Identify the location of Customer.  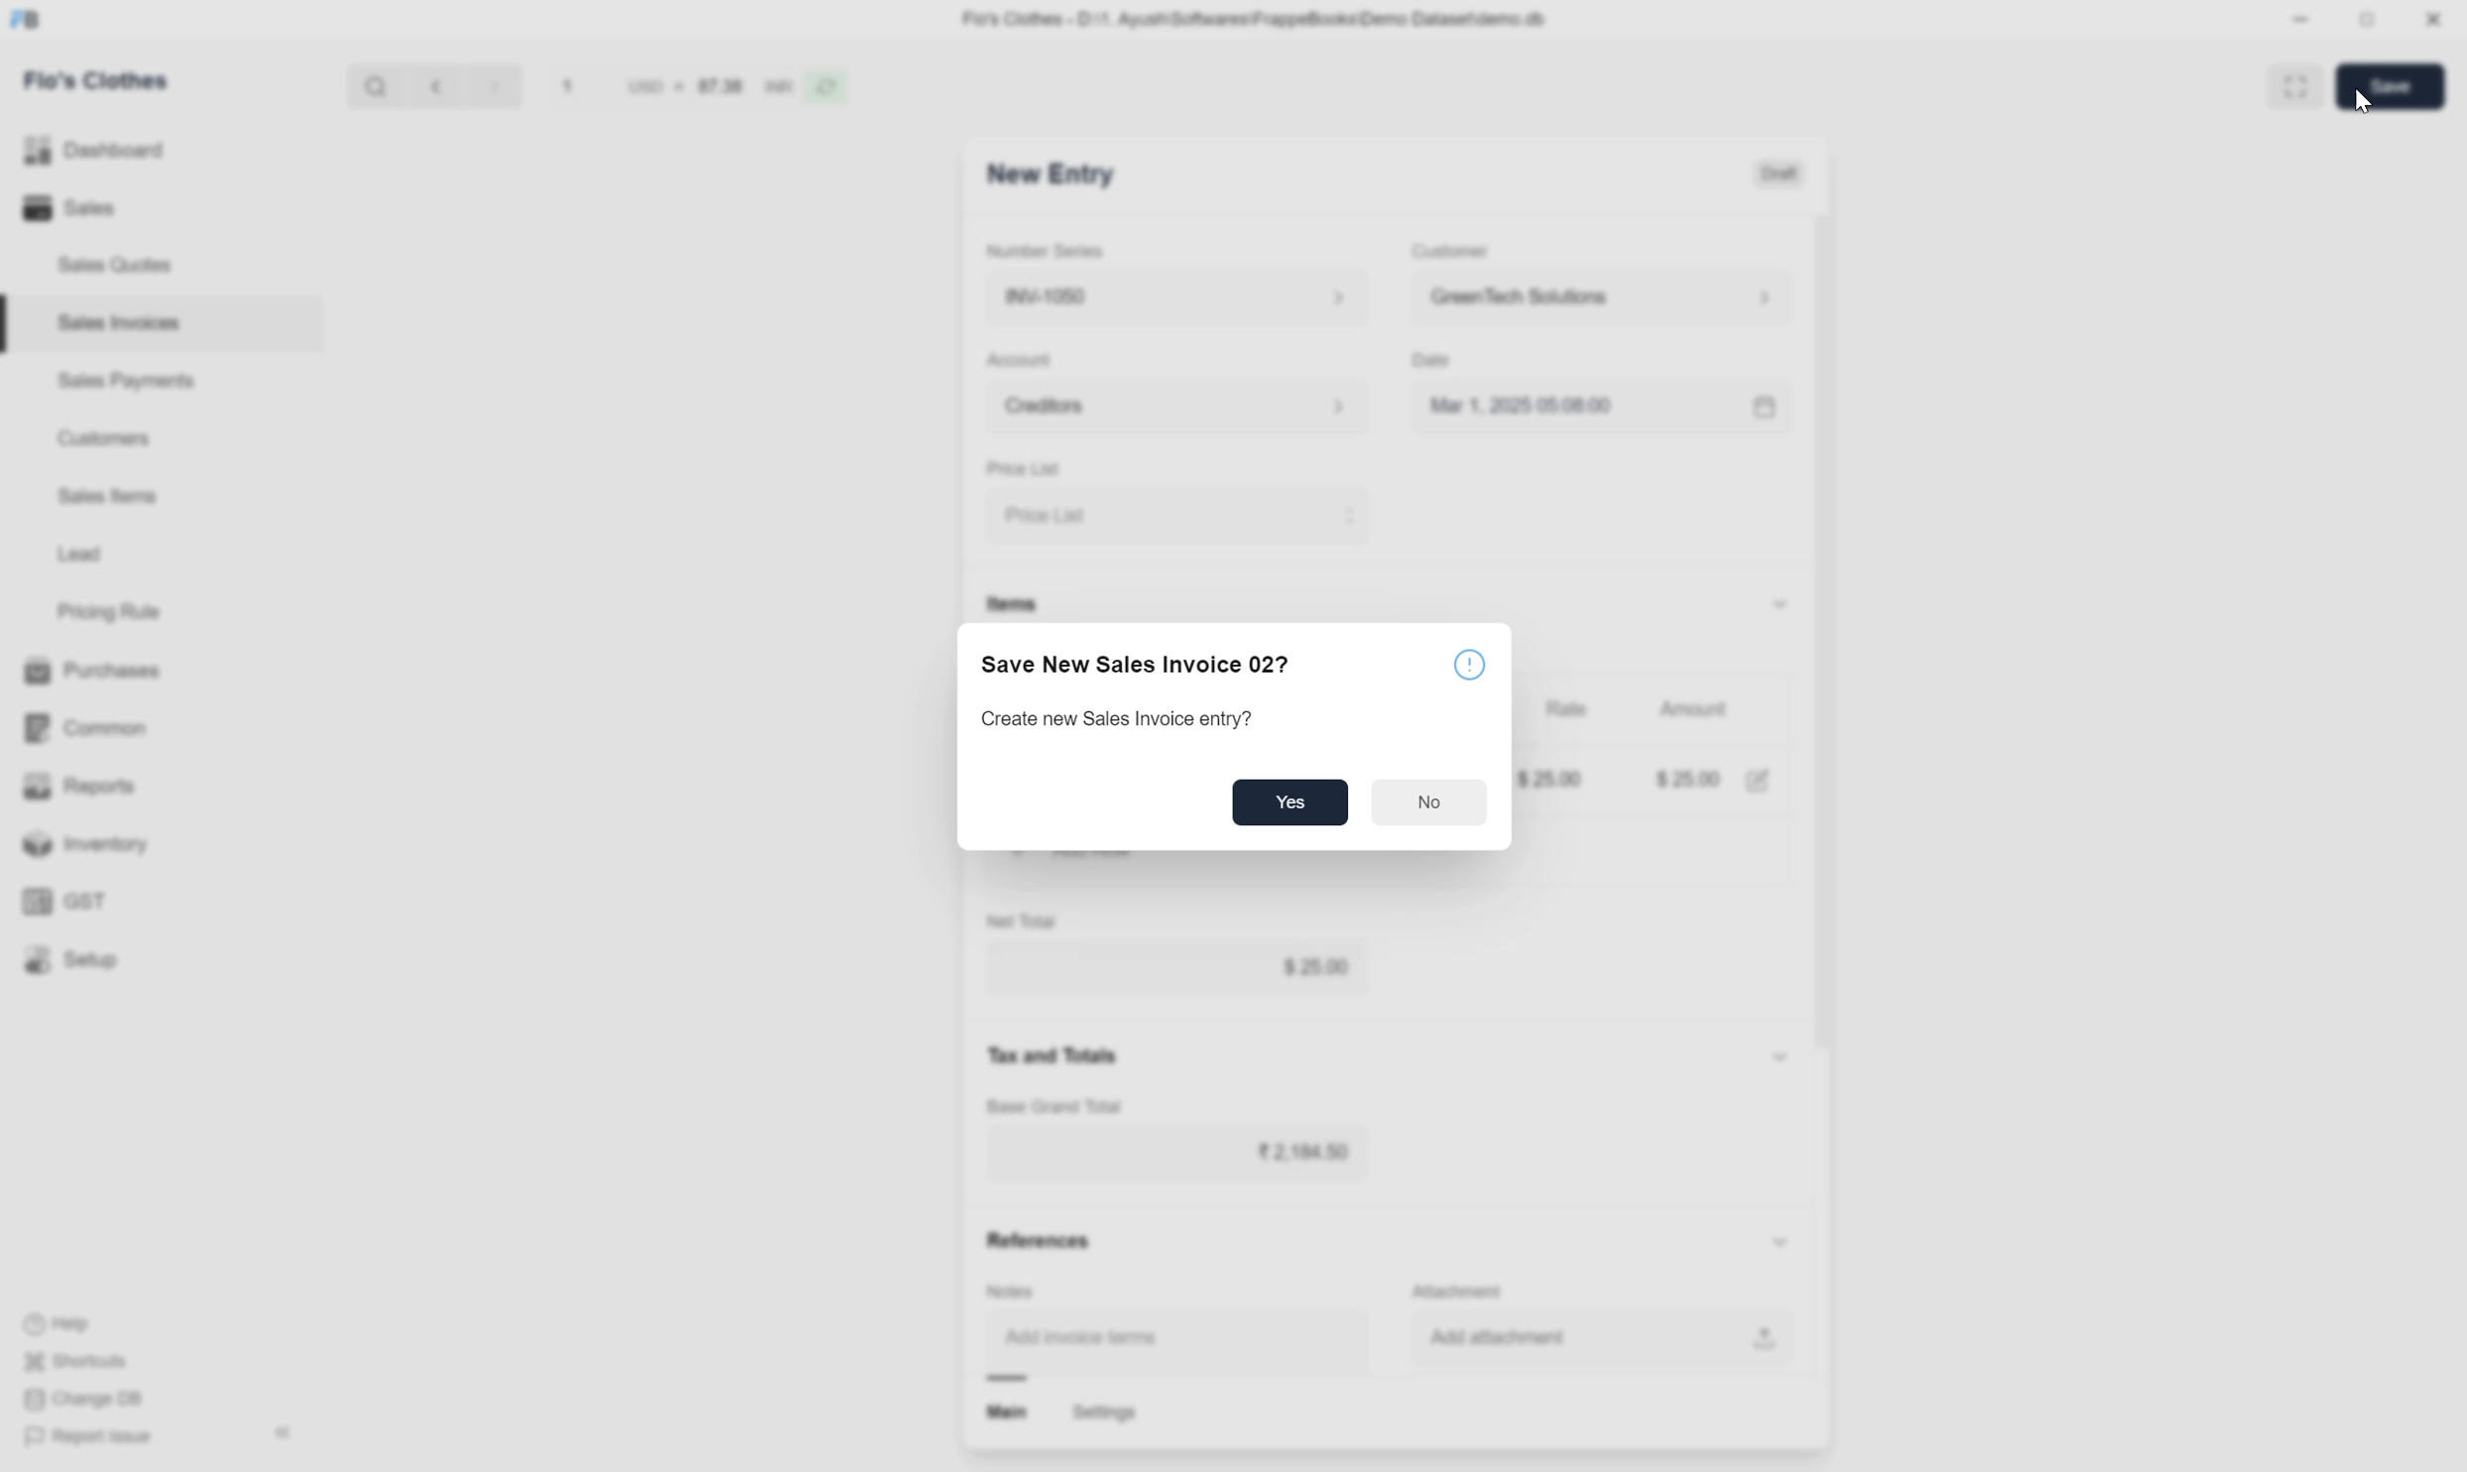
(1448, 252).